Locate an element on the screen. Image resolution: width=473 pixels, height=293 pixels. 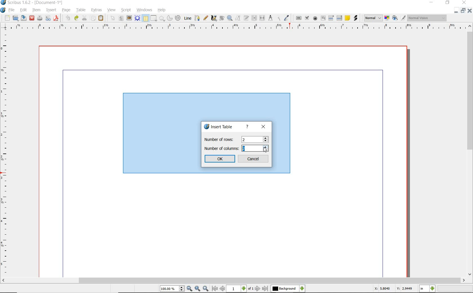
go to next page is located at coordinates (258, 289).